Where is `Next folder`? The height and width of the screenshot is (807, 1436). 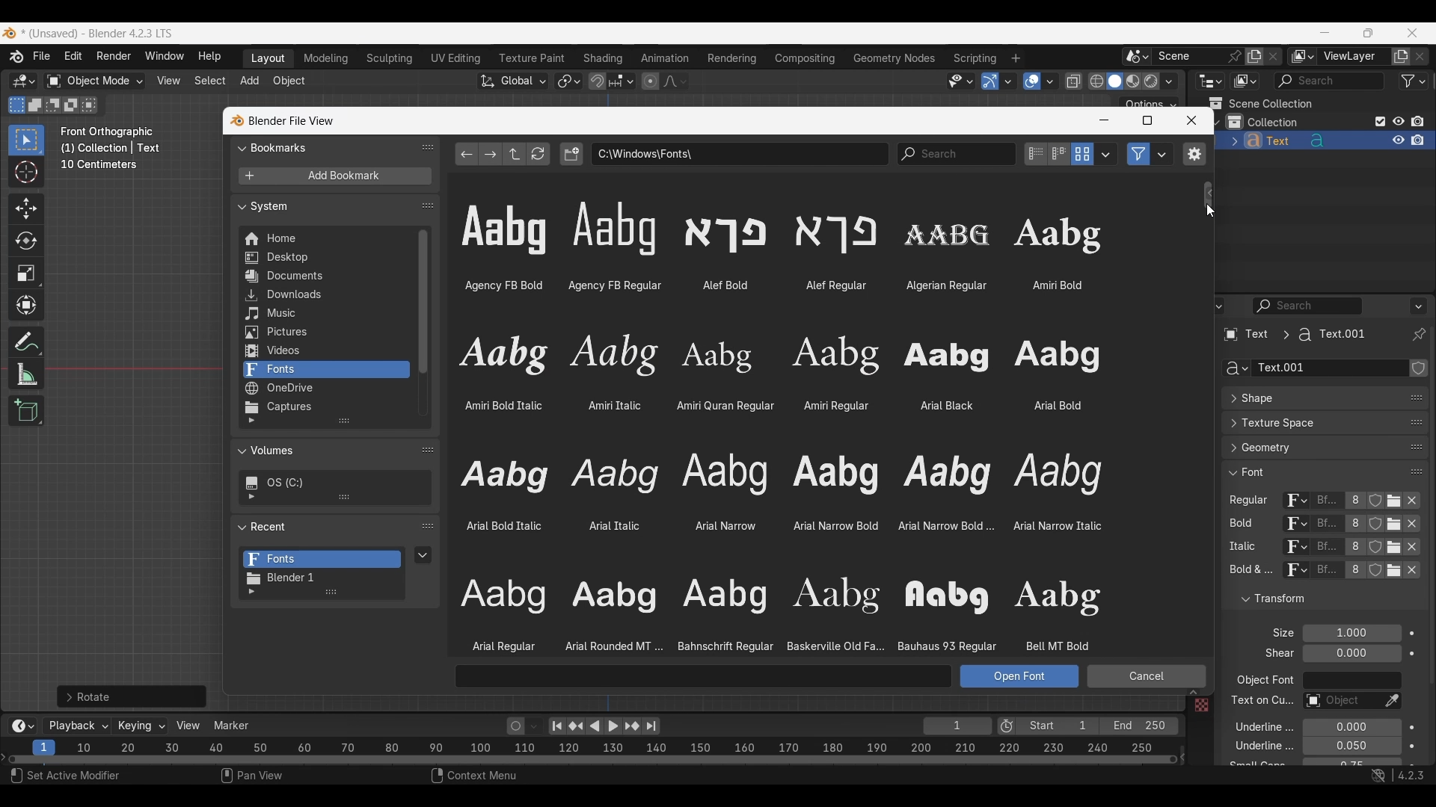
Next folder is located at coordinates (491, 154).